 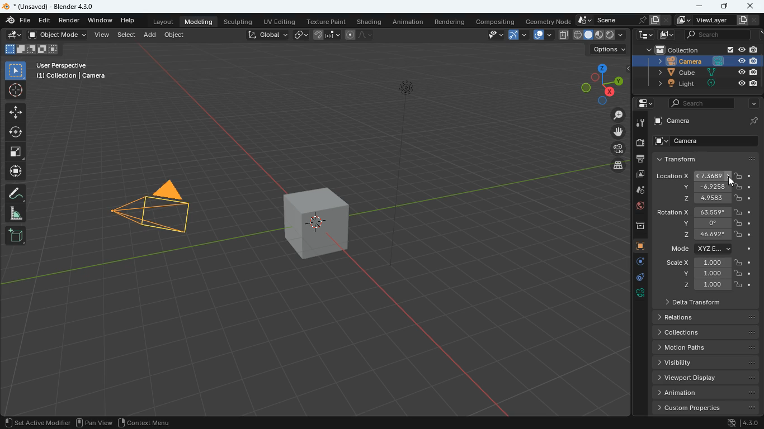 I want to click on compositing, so click(x=498, y=21).